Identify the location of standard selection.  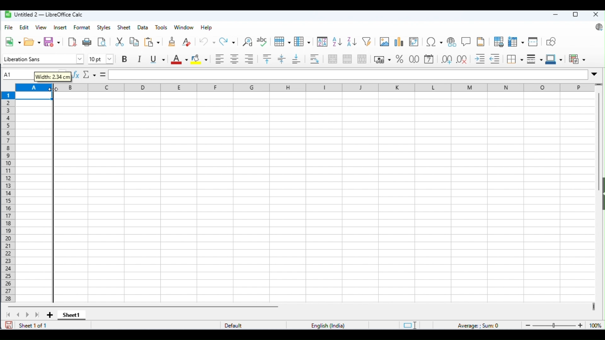
(410, 325).